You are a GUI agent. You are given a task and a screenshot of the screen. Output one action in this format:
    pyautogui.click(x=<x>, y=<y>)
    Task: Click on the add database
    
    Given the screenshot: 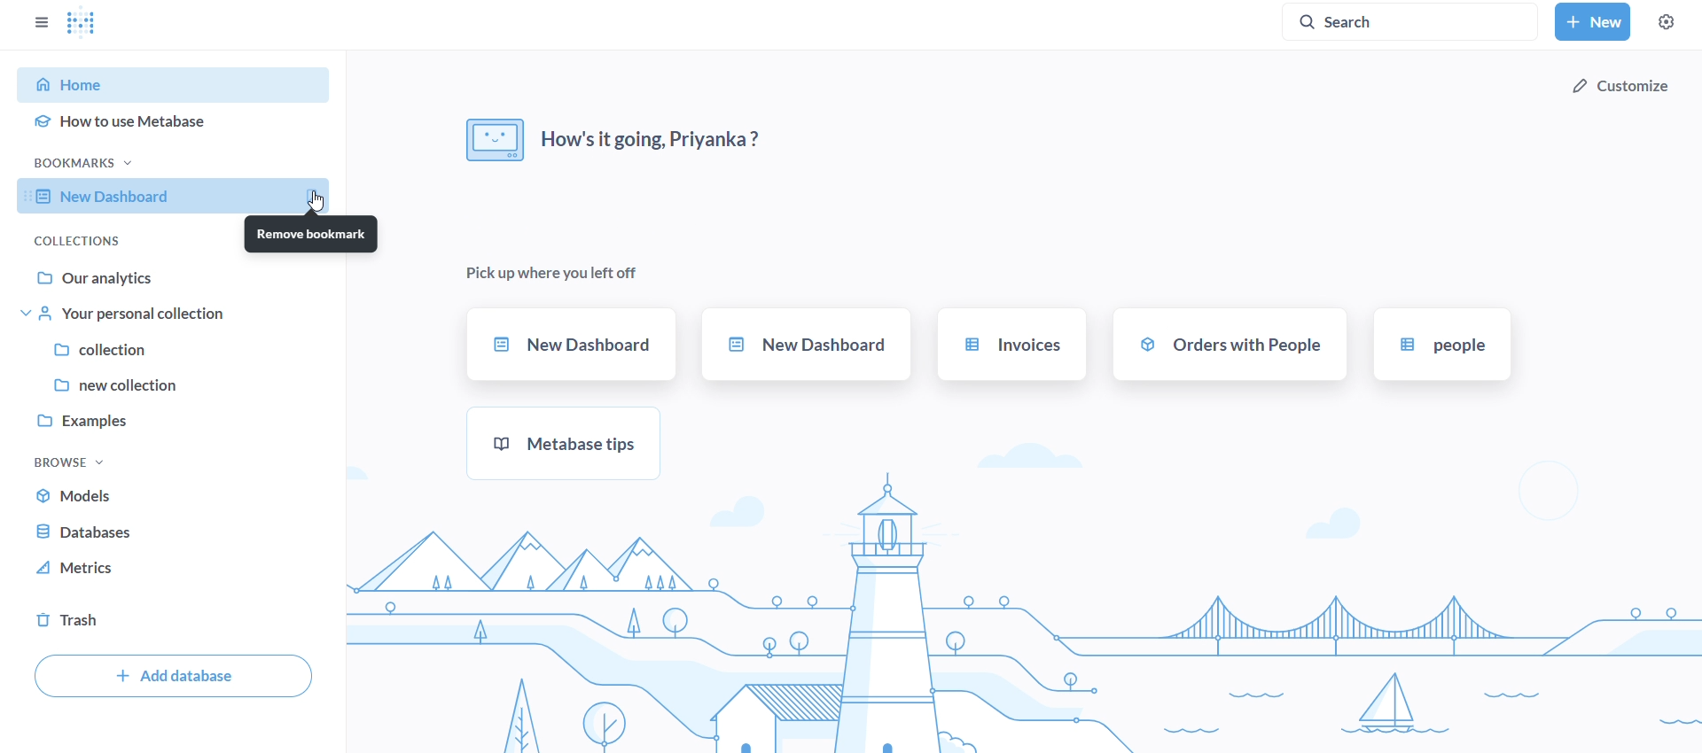 What is the action you would take?
    pyautogui.click(x=167, y=675)
    